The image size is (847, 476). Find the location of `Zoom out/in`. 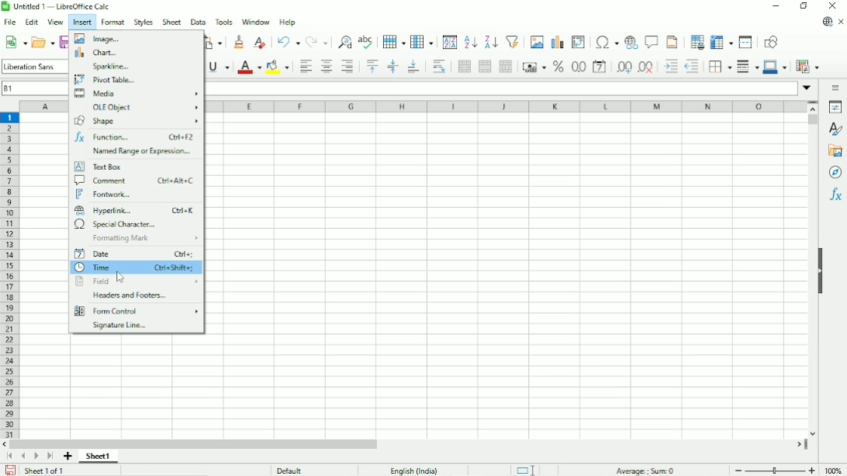

Zoom out/in is located at coordinates (776, 468).